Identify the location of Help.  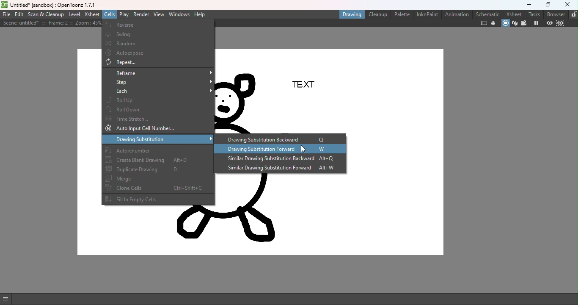
(201, 14).